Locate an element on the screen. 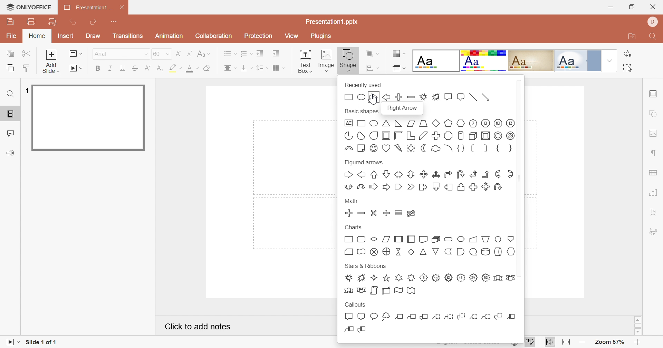  Presentation1... is located at coordinates (88, 8).